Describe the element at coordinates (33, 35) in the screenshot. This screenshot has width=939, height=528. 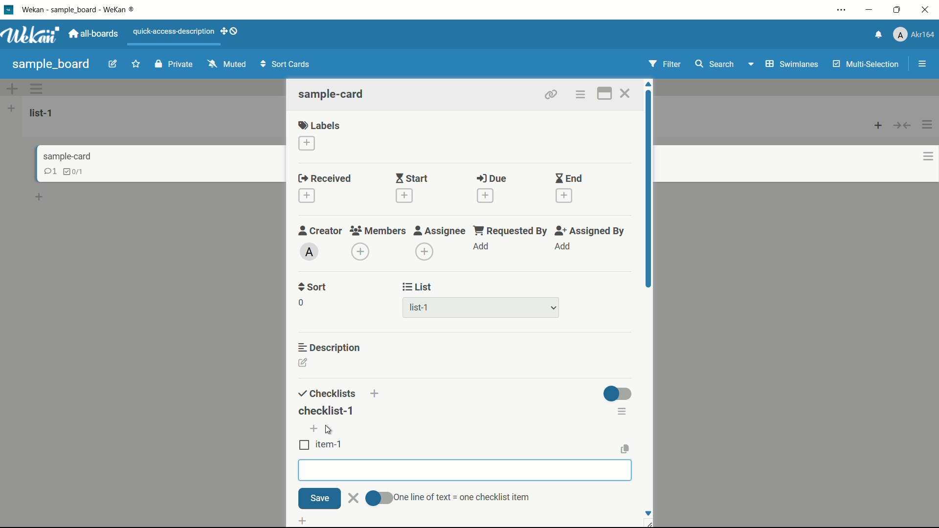
I see `app logo` at that location.